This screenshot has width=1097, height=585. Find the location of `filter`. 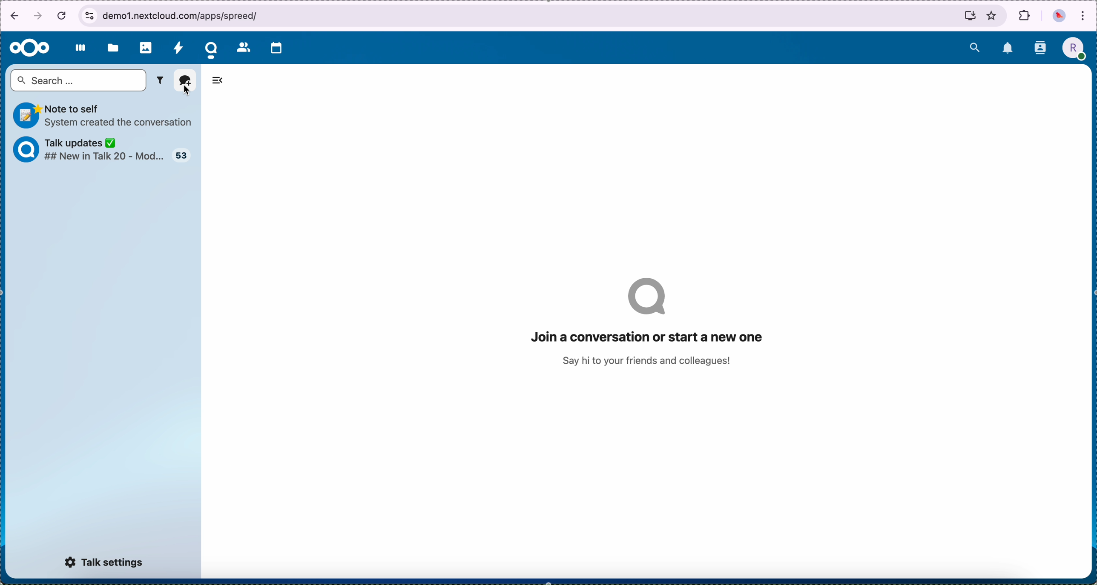

filter is located at coordinates (160, 81).